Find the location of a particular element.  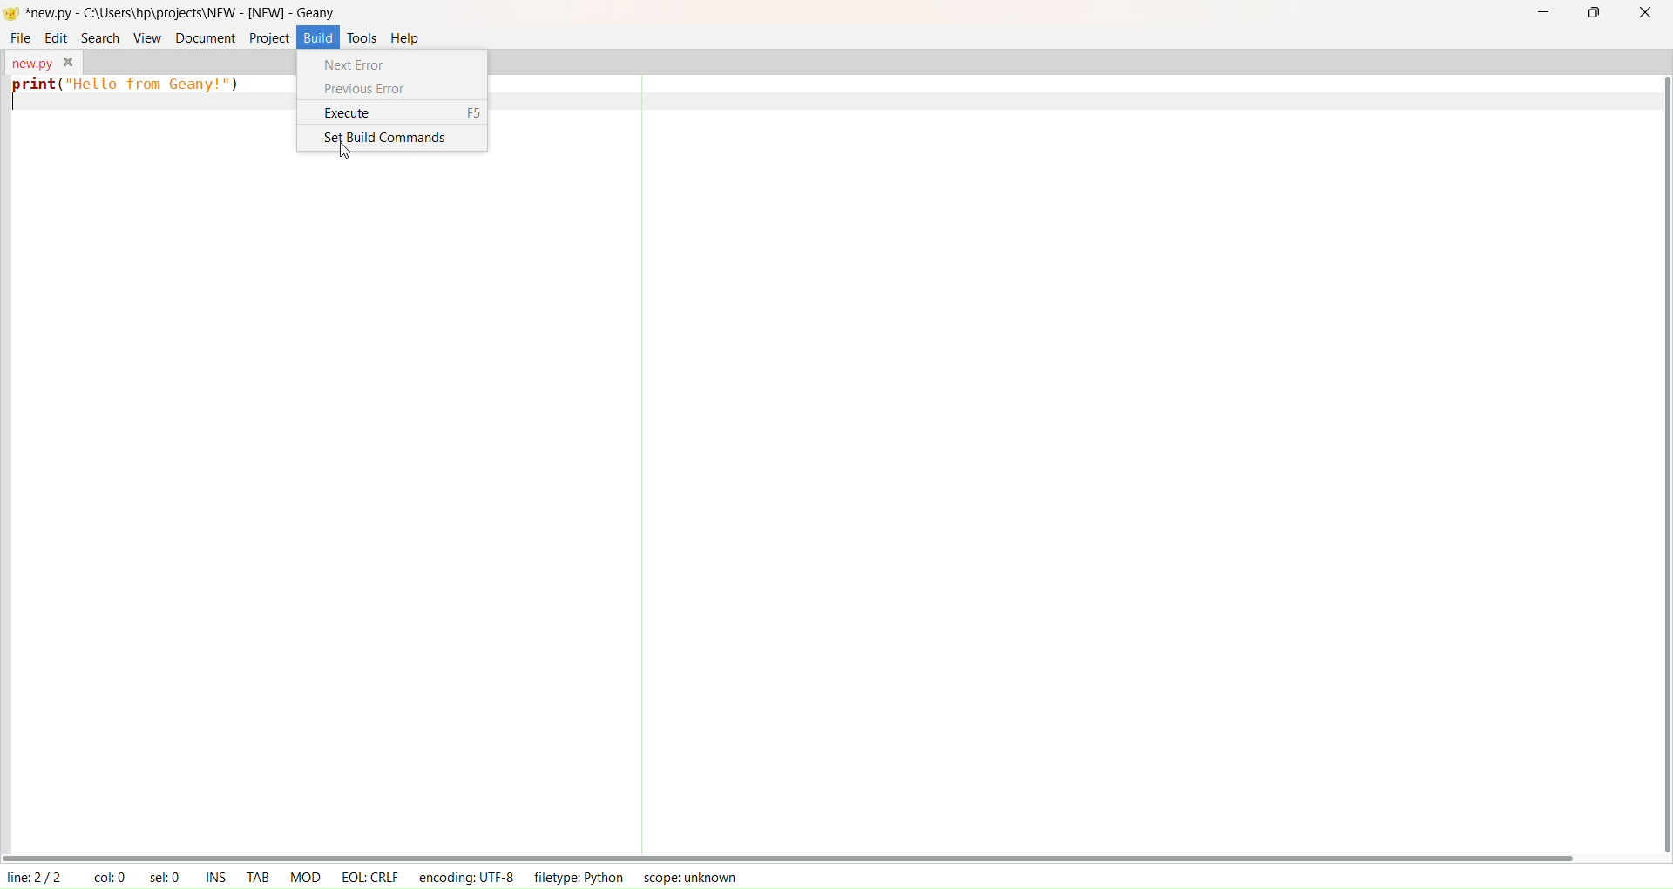

maximize is located at coordinates (1592, 16).